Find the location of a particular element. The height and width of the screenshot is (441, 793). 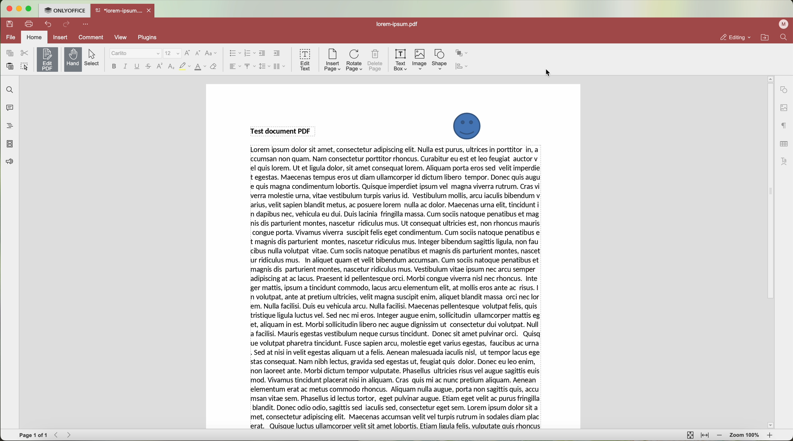

clear style is located at coordinates (213, 67).